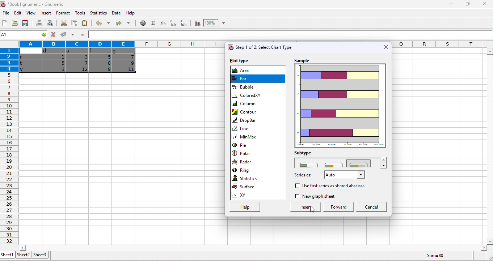 The width and height of the screenshot is (493, 261). I want to click on help, so click(244, 207).